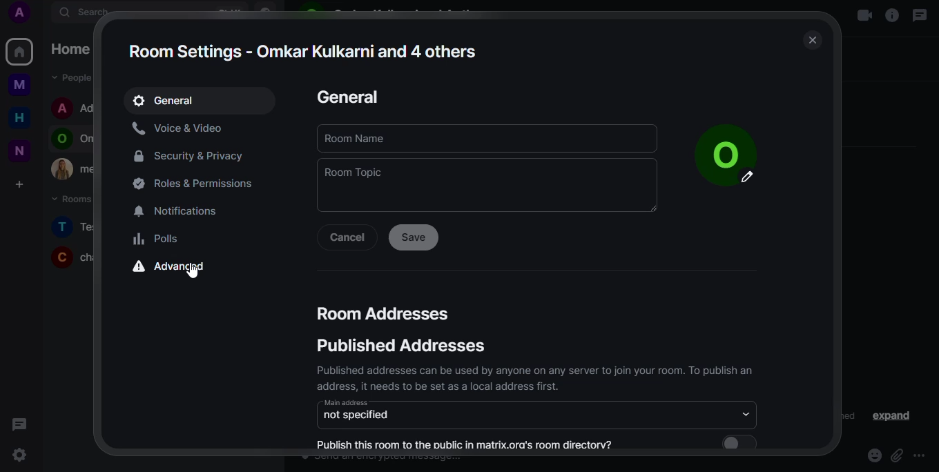  I want to click on info, so click(890, 17).